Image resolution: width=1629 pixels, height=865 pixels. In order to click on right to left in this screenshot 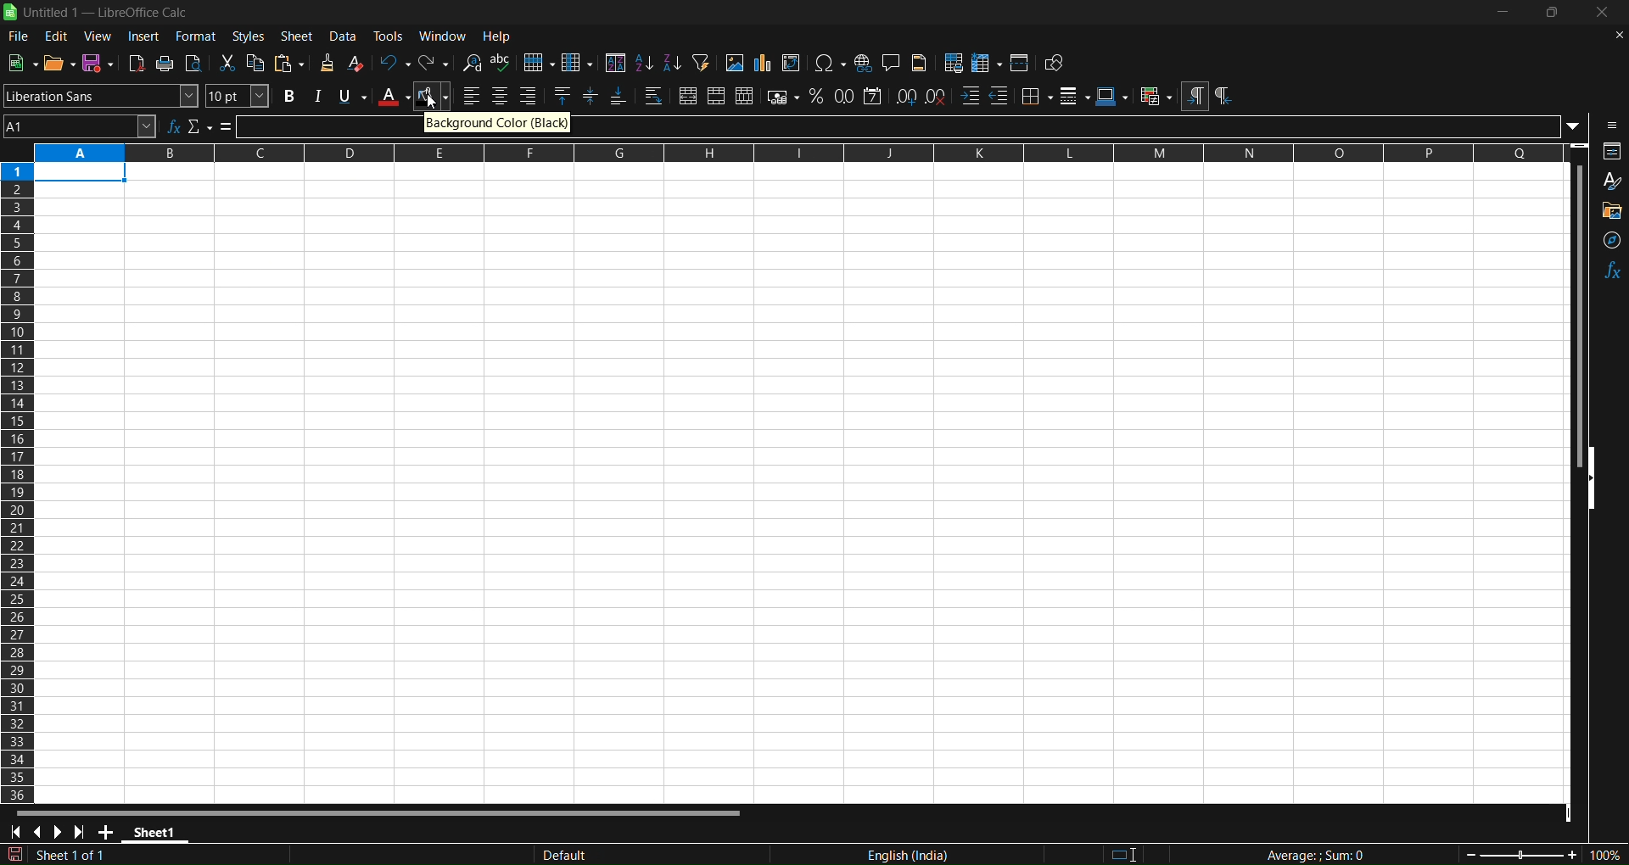, I will do `click(1228, 95)`.